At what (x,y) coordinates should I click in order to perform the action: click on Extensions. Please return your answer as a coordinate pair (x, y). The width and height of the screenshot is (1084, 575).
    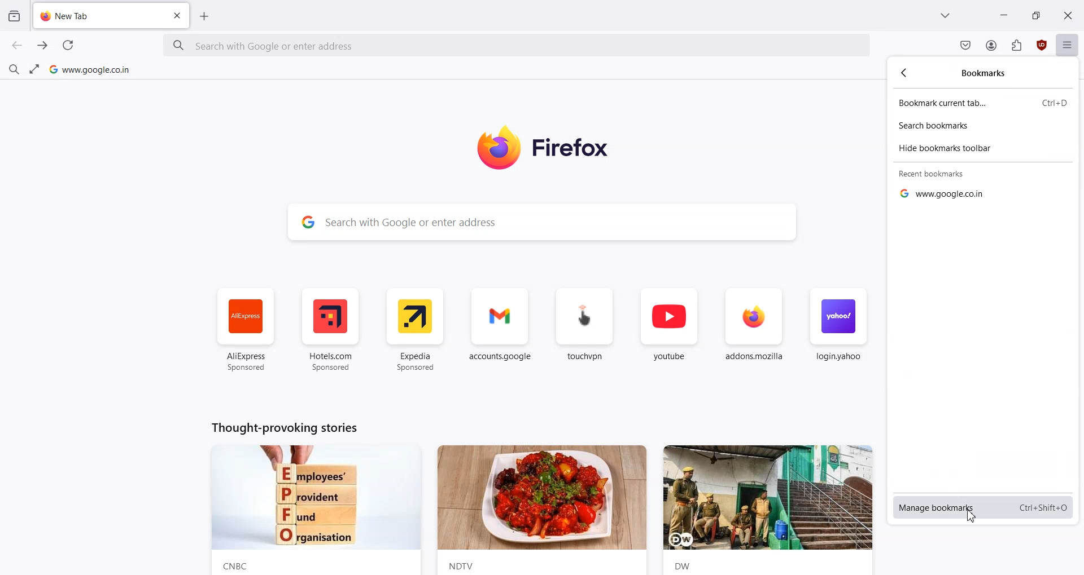
    Looking at the image, I should click on (1017, 45).